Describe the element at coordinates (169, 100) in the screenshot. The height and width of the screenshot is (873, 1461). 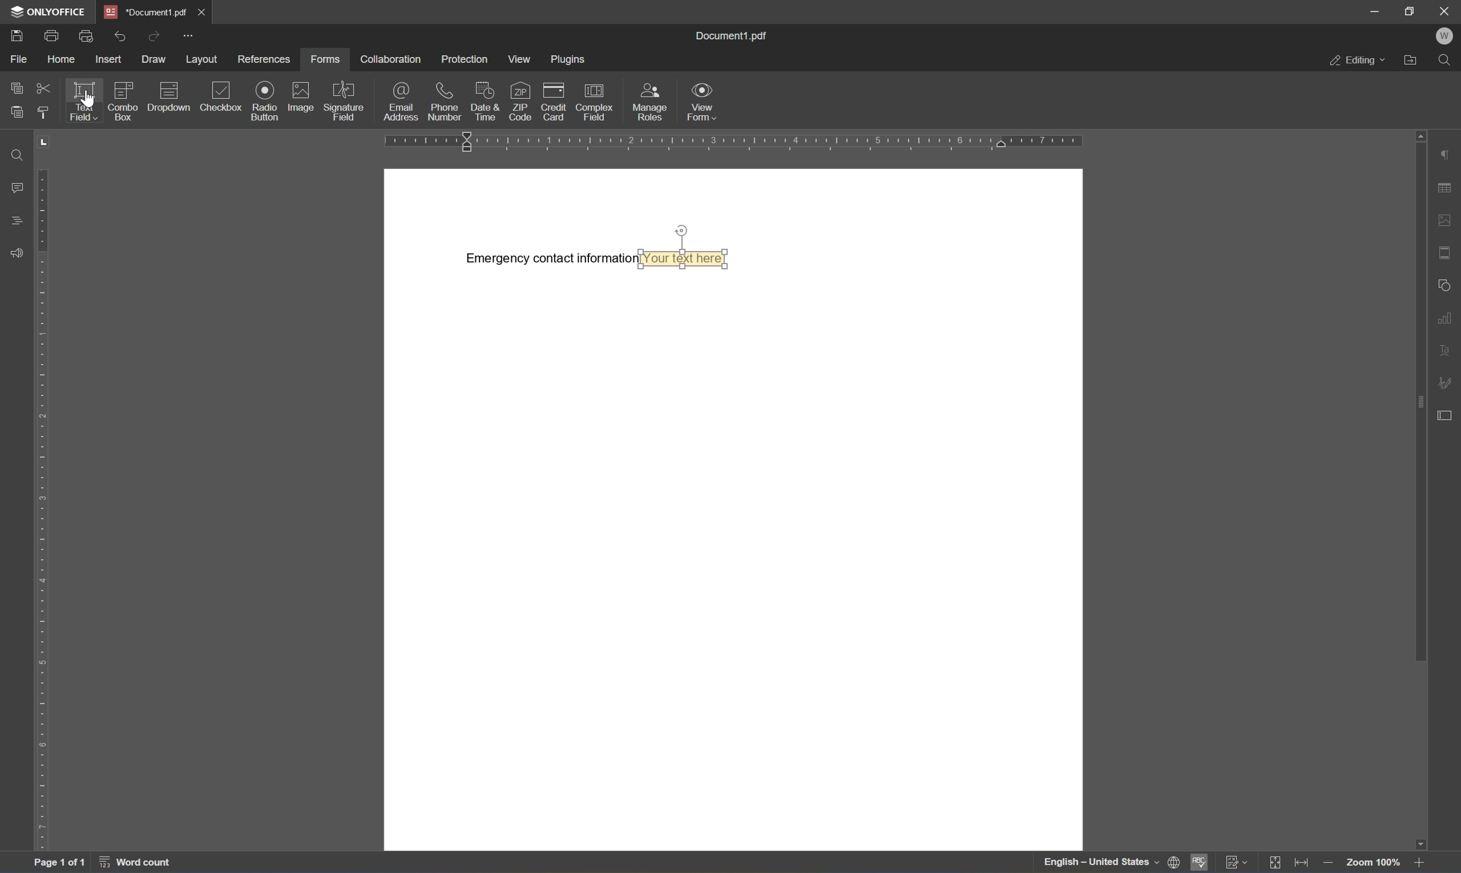
I see `dropdown` at that location.